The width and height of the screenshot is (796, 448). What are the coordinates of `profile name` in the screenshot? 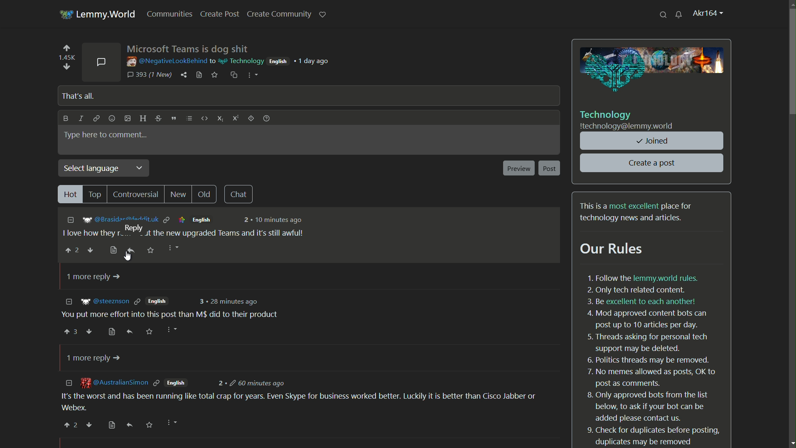 It's located at (709, 14).